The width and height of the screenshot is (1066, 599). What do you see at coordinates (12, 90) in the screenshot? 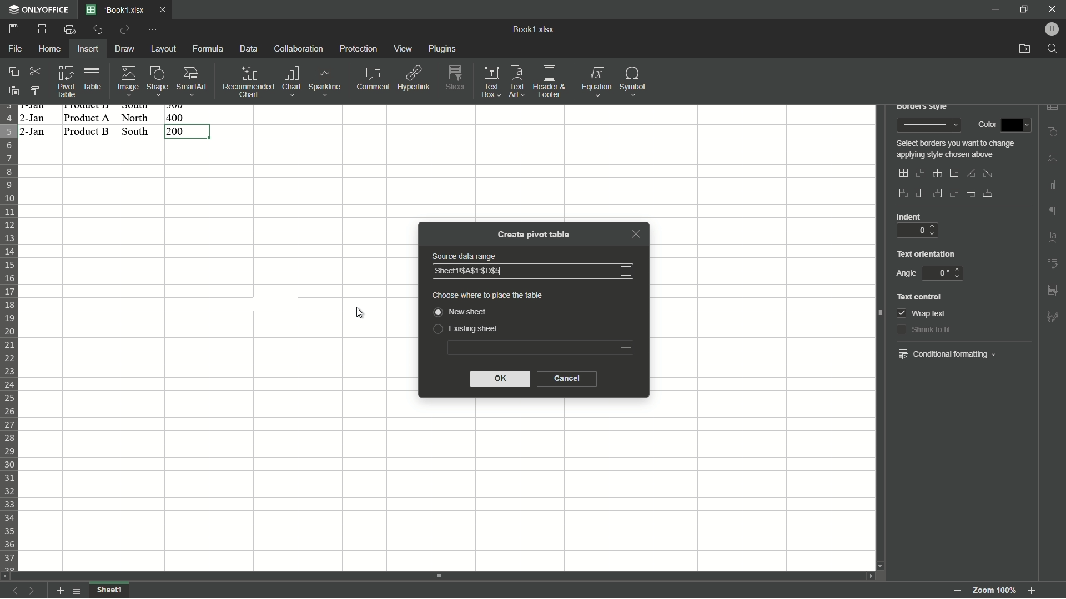
I see ` Paste` at bounding box center [12, 90].